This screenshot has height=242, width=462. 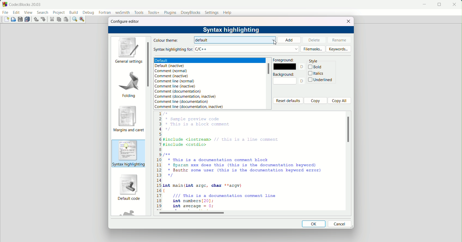 What do you see at coordinates (347, 21) in the screenshot?
I see `close` at bounding box center [347, 21].